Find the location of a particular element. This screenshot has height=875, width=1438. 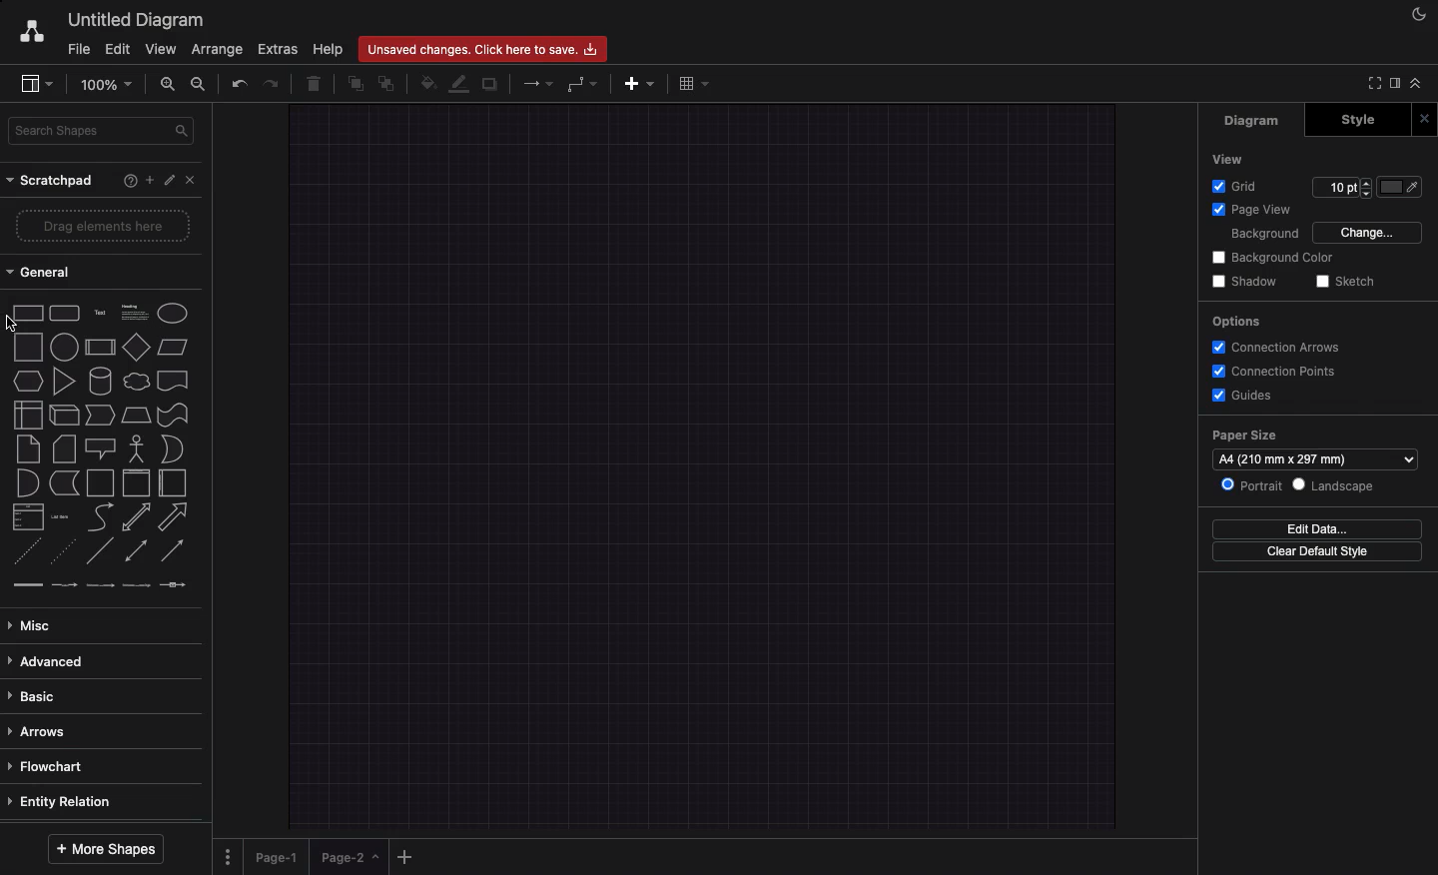

card is located at coordinates (63, 447).